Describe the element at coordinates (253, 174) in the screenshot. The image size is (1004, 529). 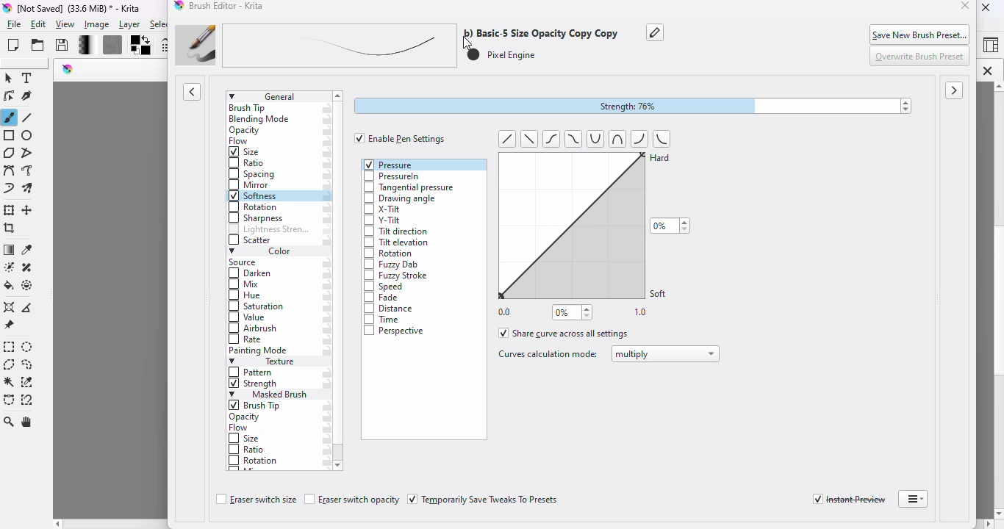
I see `spacing` at that location.